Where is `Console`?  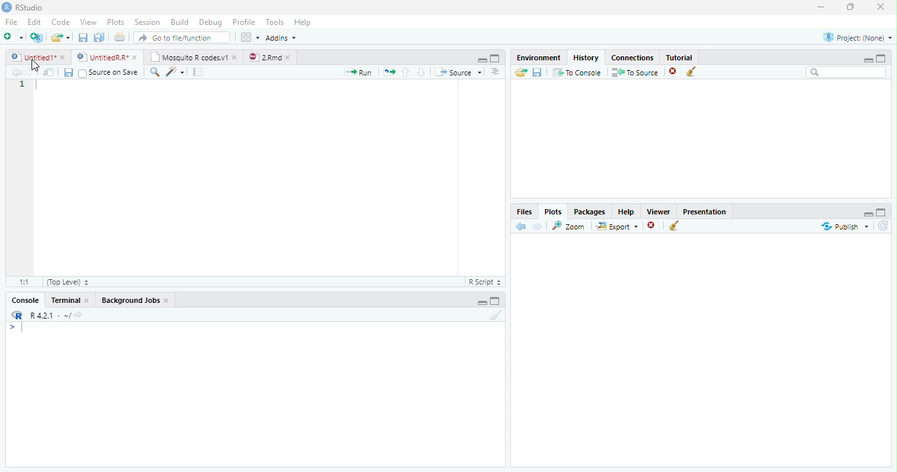 Console is located at coordinates (25, 300).